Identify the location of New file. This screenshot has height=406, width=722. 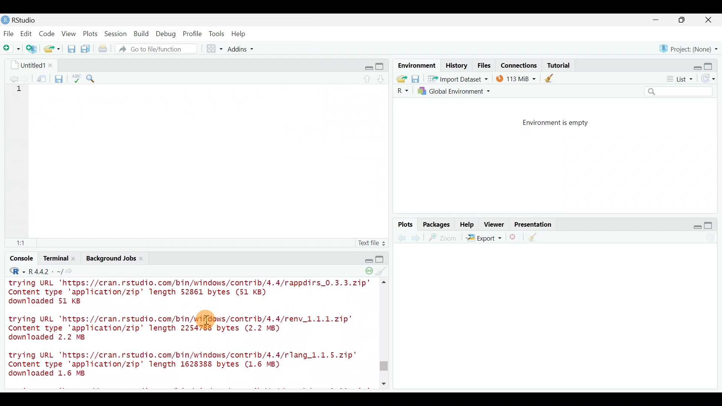
(11, 49).